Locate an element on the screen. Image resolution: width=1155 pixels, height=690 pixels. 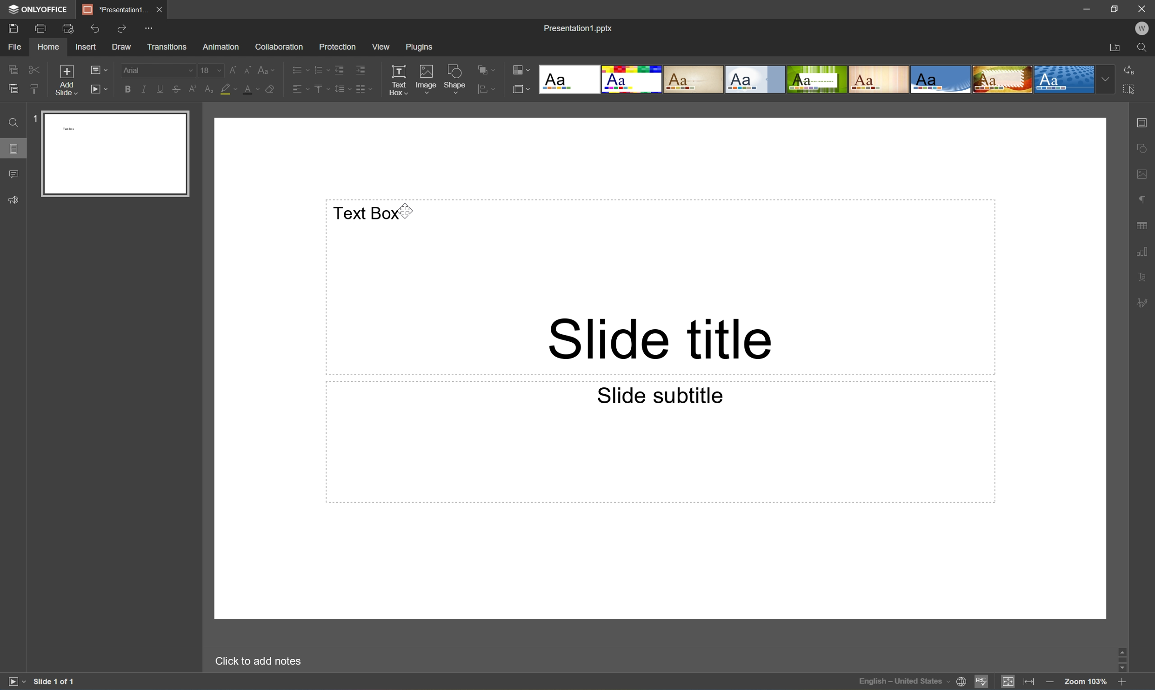
Decrement font size is located at coordinates (246, 70).